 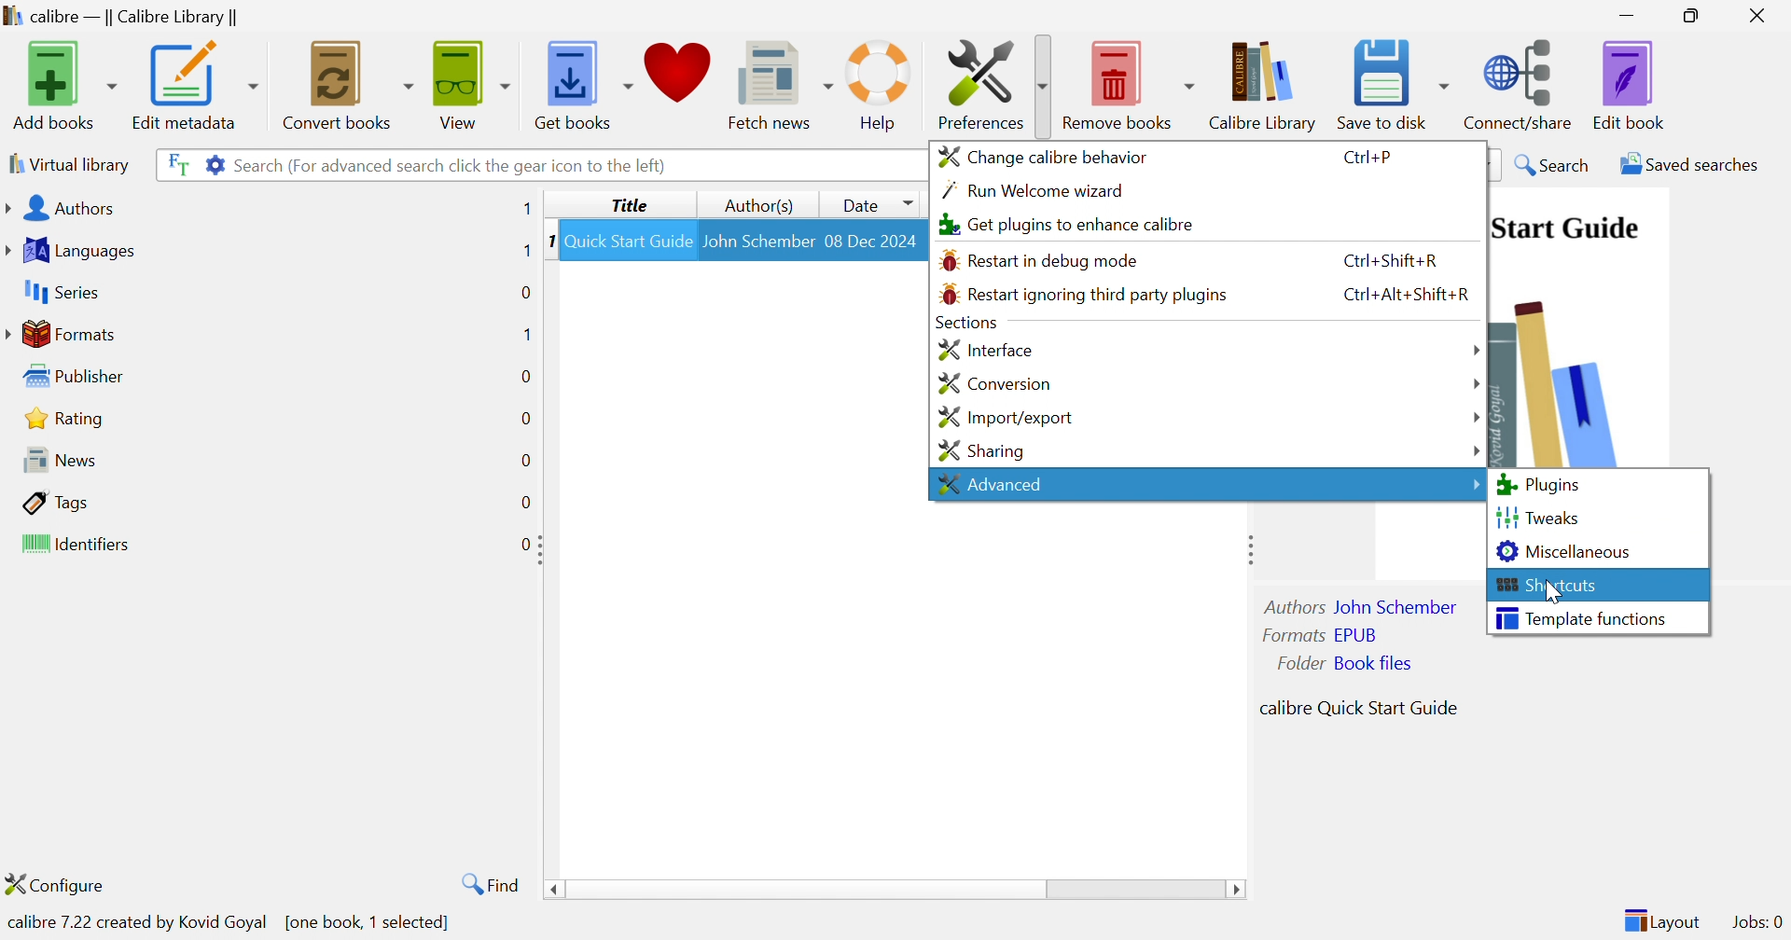 I want to click on 0, so click(x=525, y=419).